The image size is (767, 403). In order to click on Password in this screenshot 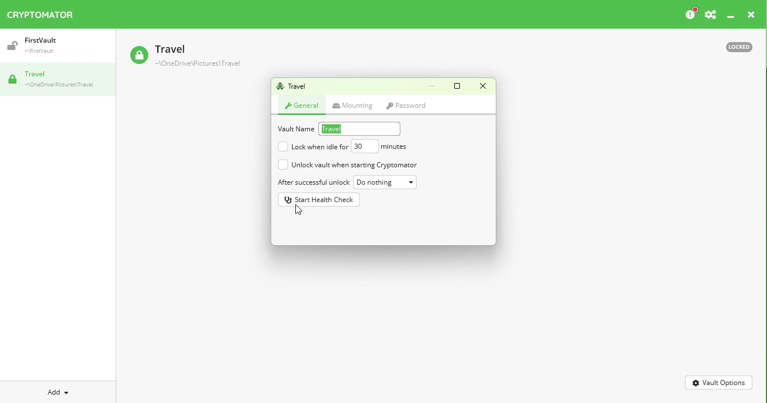, I will do `click(408, 106)`.